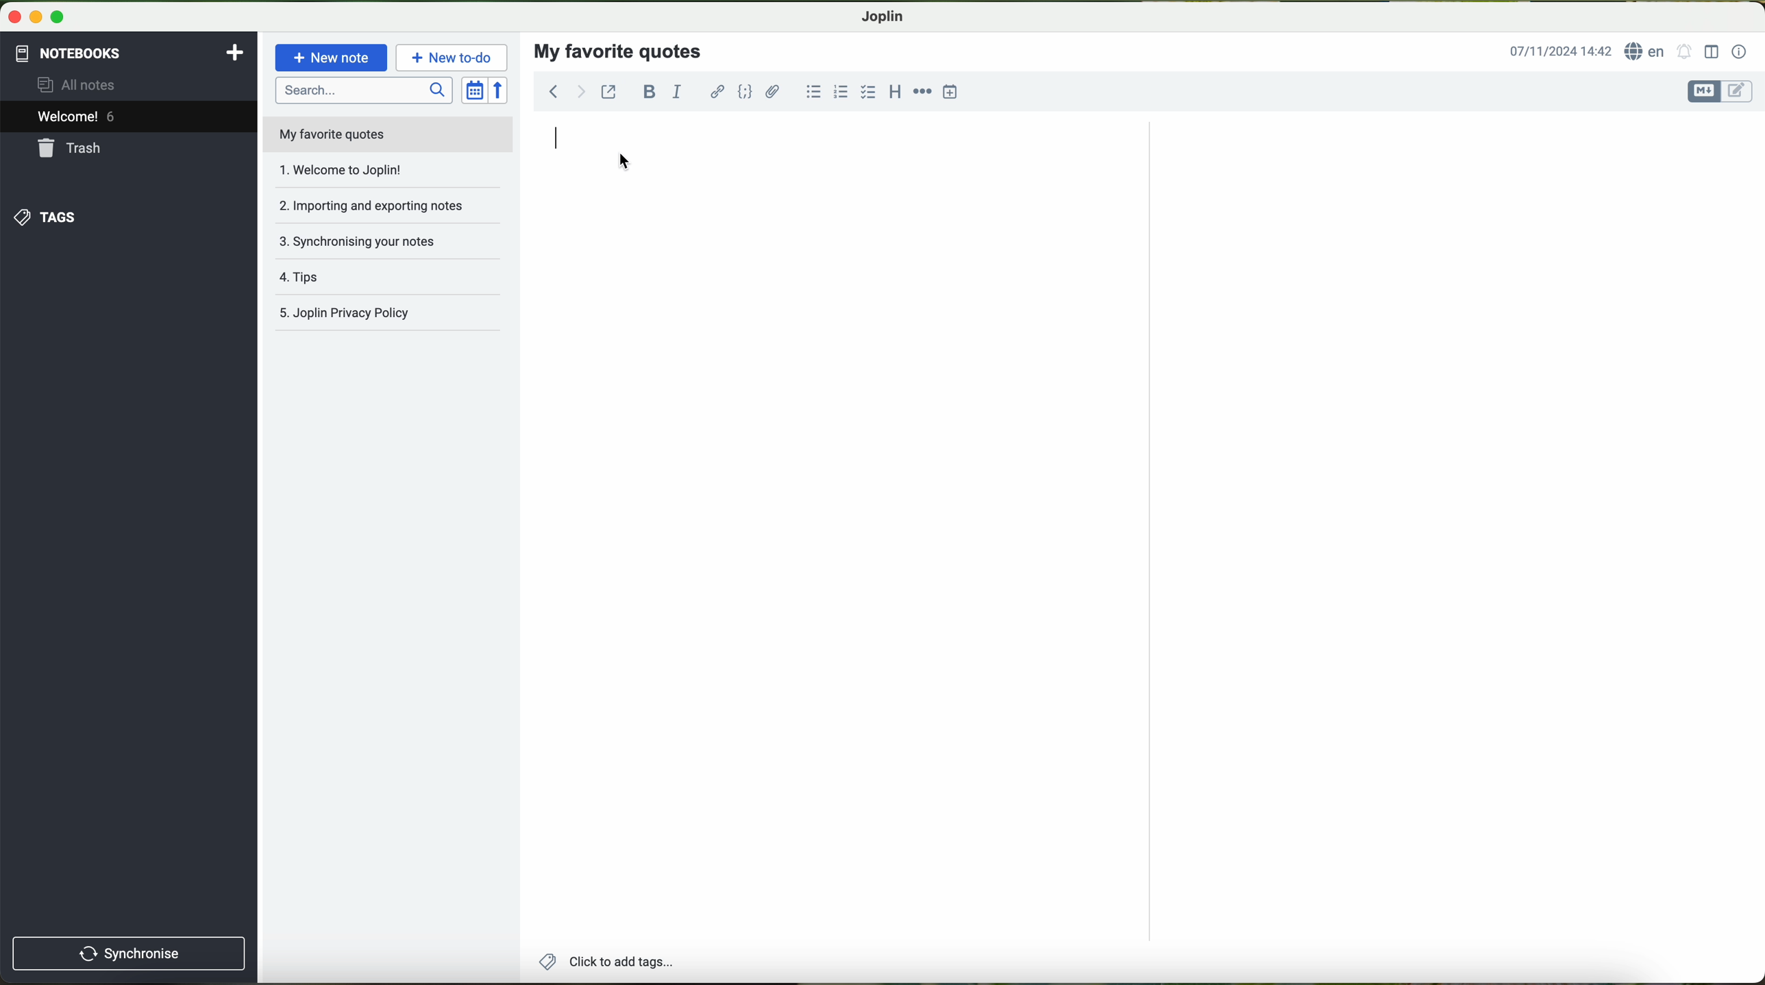 The height and width of the screenshot is (985, 1765). What do you see at coordinates (499, 90) in the screenshot?
I see `reverse sort order` at bounding box center [499, 90].